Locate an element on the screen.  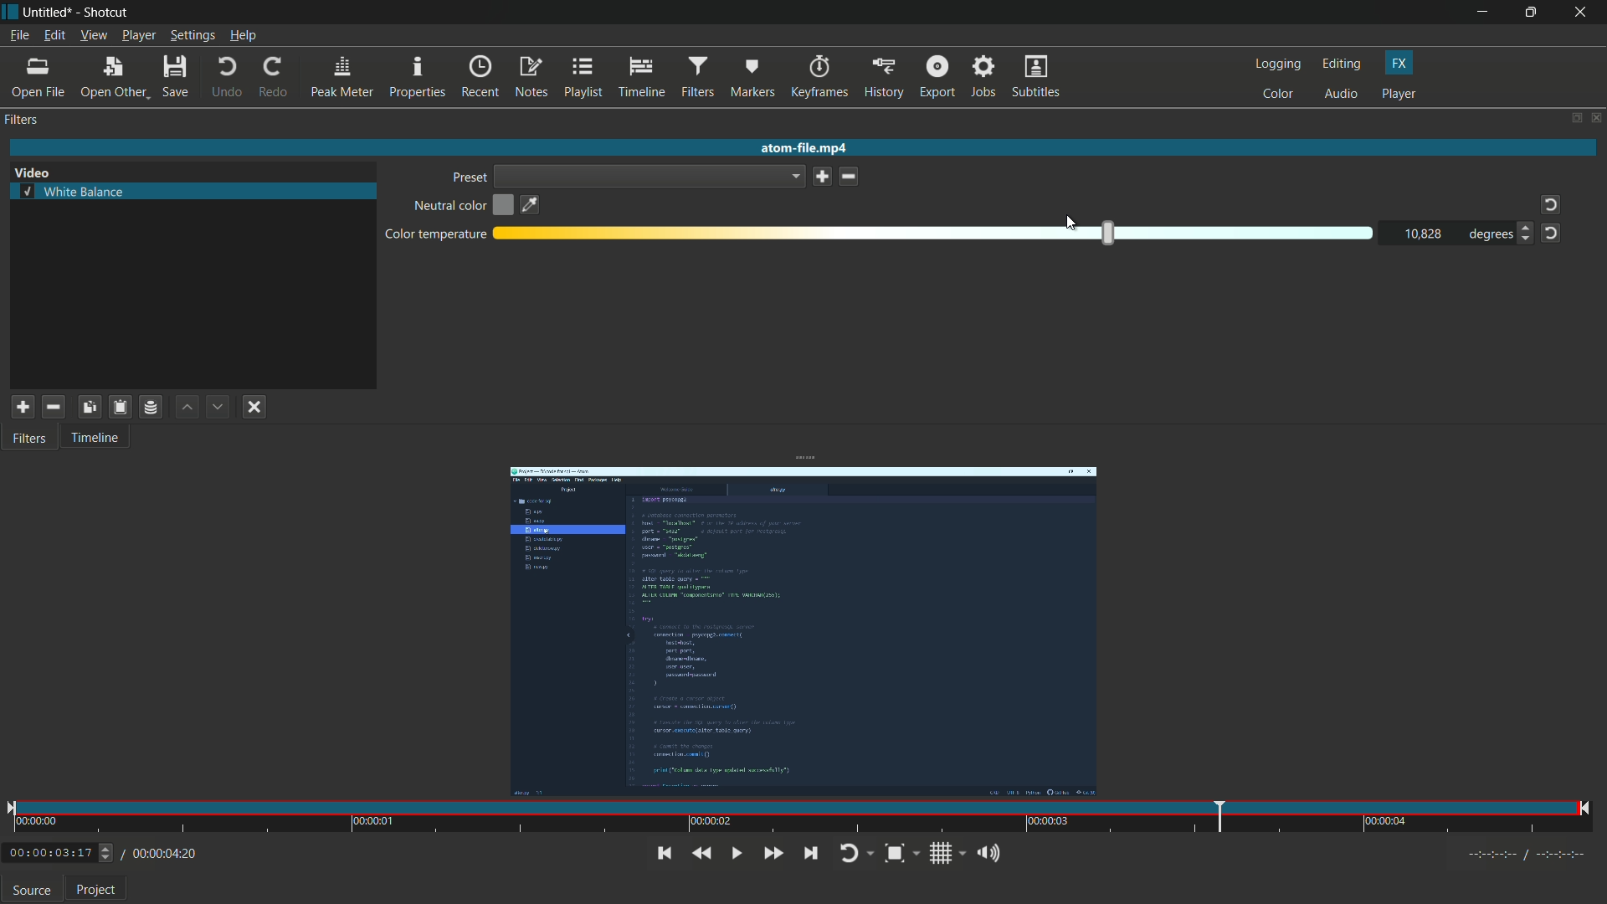
recent is located at coordinates (481, 78).